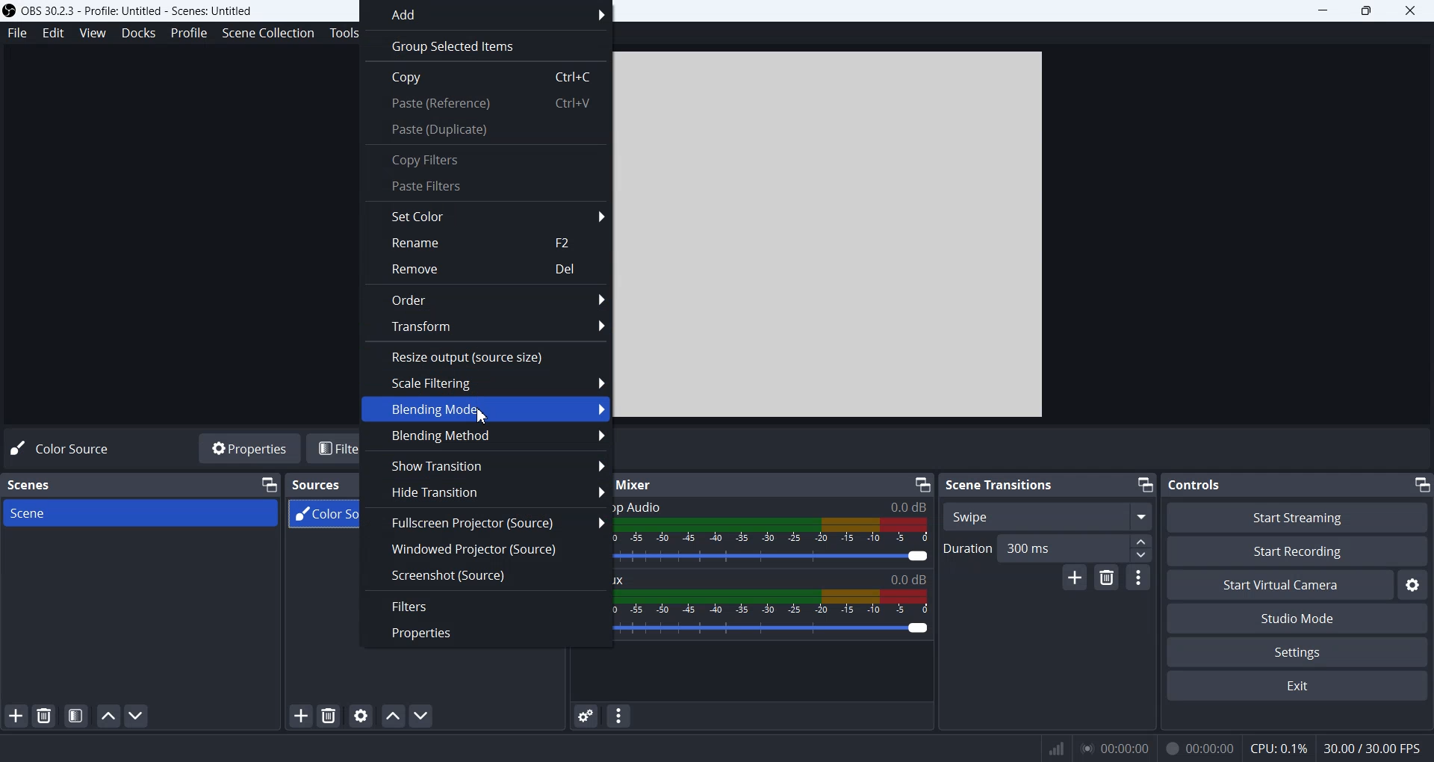  What do you see at coordinates (1106, 577) in the screenshot?
I see `Remove configurable transition` at bounding box center [1106, 577].